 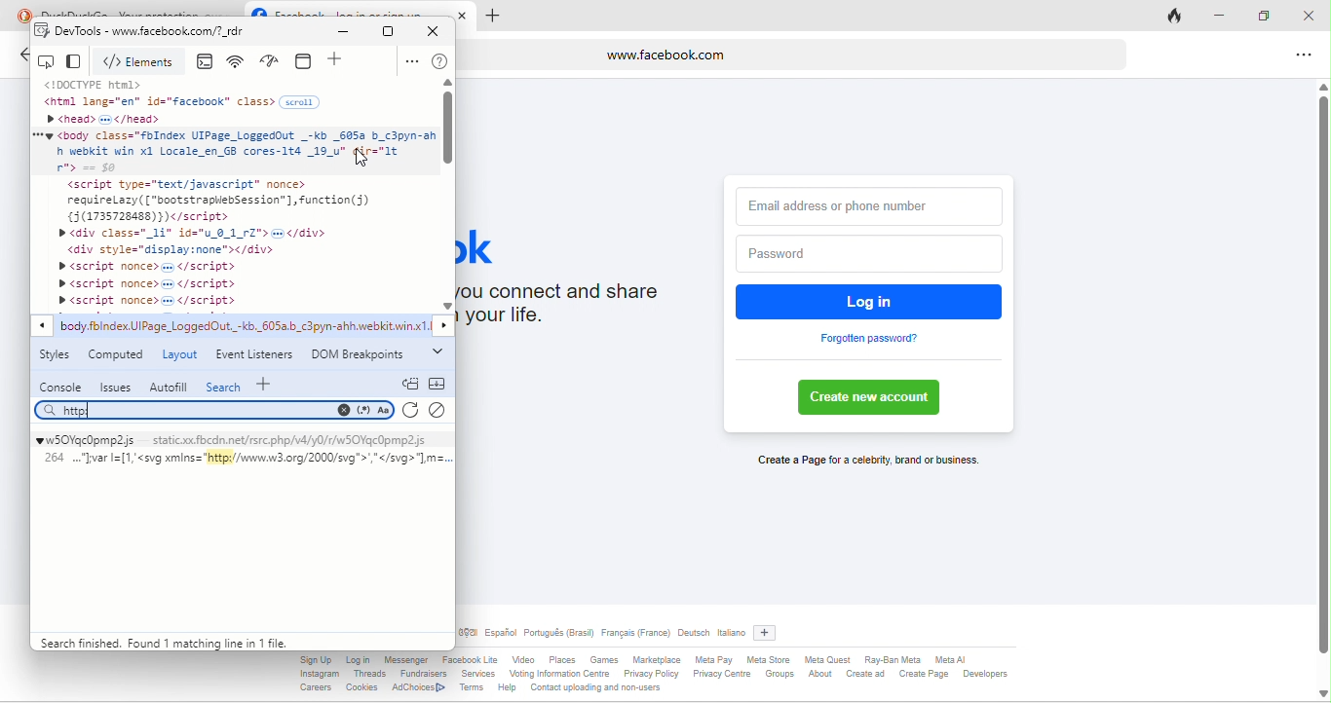 I want to click on password, so click(x=865, y=254).